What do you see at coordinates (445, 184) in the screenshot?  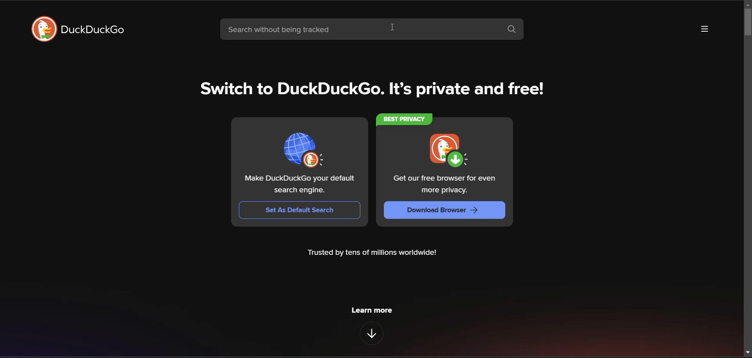 I see `Get our free browser for even more privacy.` at bounding box center [445, 184].